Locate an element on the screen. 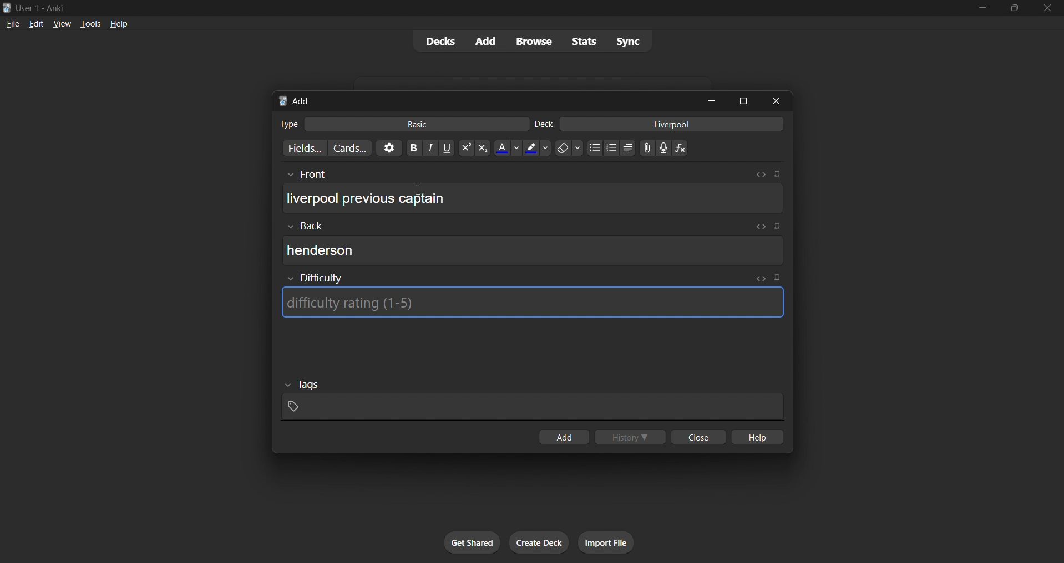 This screenshot has width=1064, height=563. Bold is located at coordinates (413, 147).